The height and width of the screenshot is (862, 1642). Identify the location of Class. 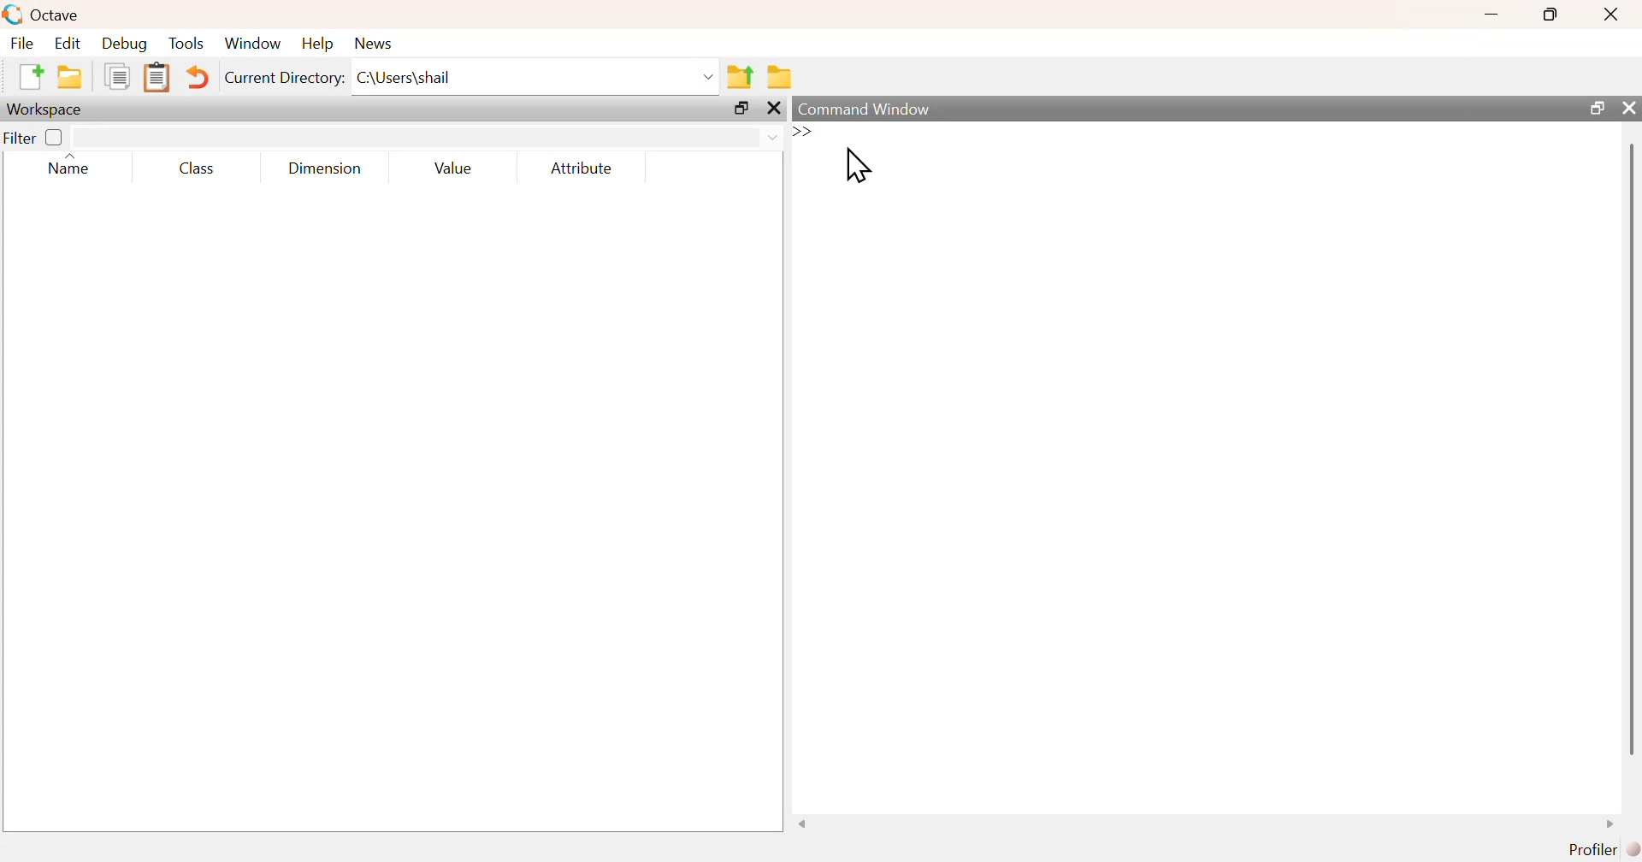
(197, 168).